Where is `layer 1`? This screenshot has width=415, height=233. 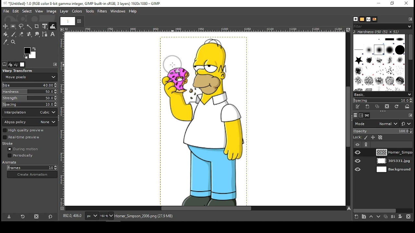 layer 1 is located at coordinates (394, 152).